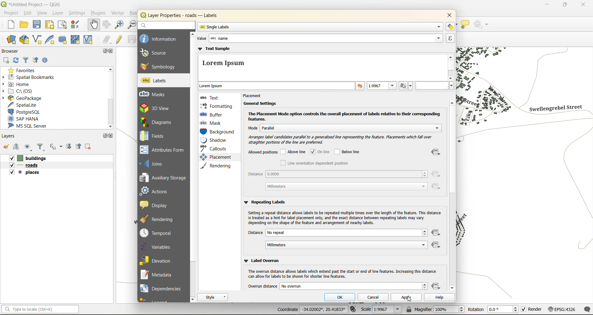  I want to click on show layout, so click(61, 25).